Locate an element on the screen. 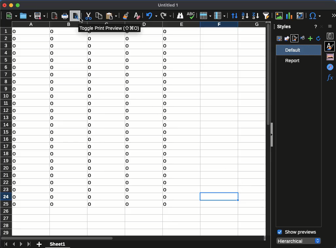 Image resolution: width=336 pixels, height=248 pixels. add style is located at coordinates (310, 39).